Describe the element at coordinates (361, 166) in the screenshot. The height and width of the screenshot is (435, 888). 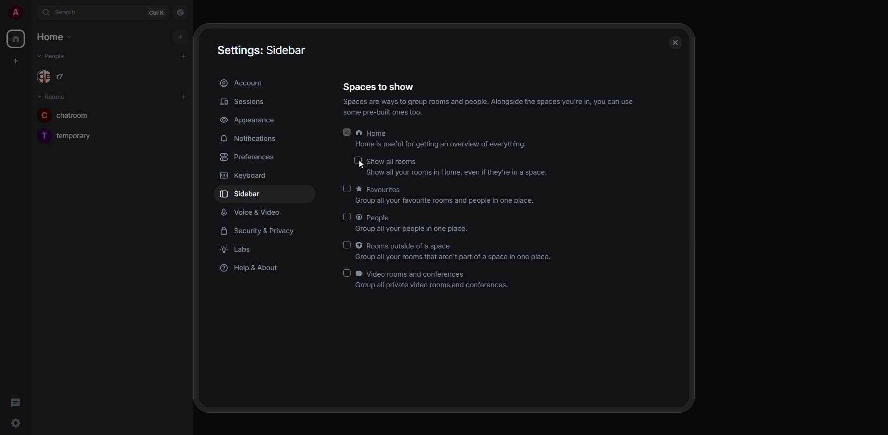
I see `cursor` at that location.